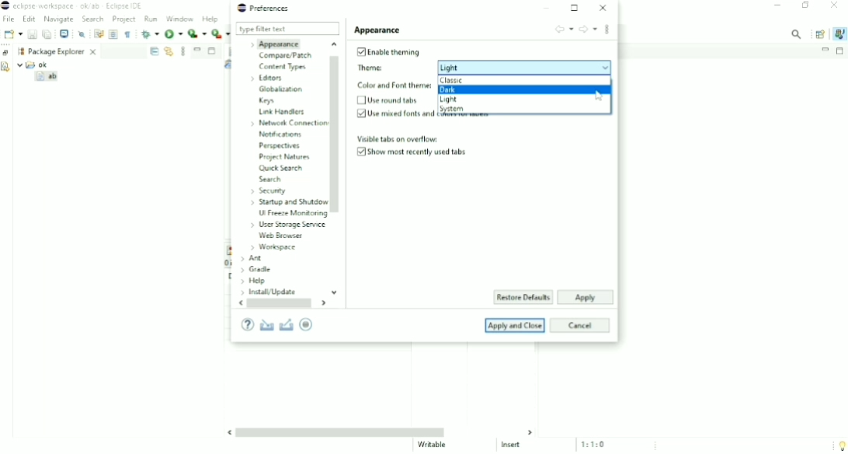 The height and width of the screenshot is (454, 848). What do you see at coordinates (819, 33) in the screenshot?
I see `Open Perspective` at bounding box center [819, 33].